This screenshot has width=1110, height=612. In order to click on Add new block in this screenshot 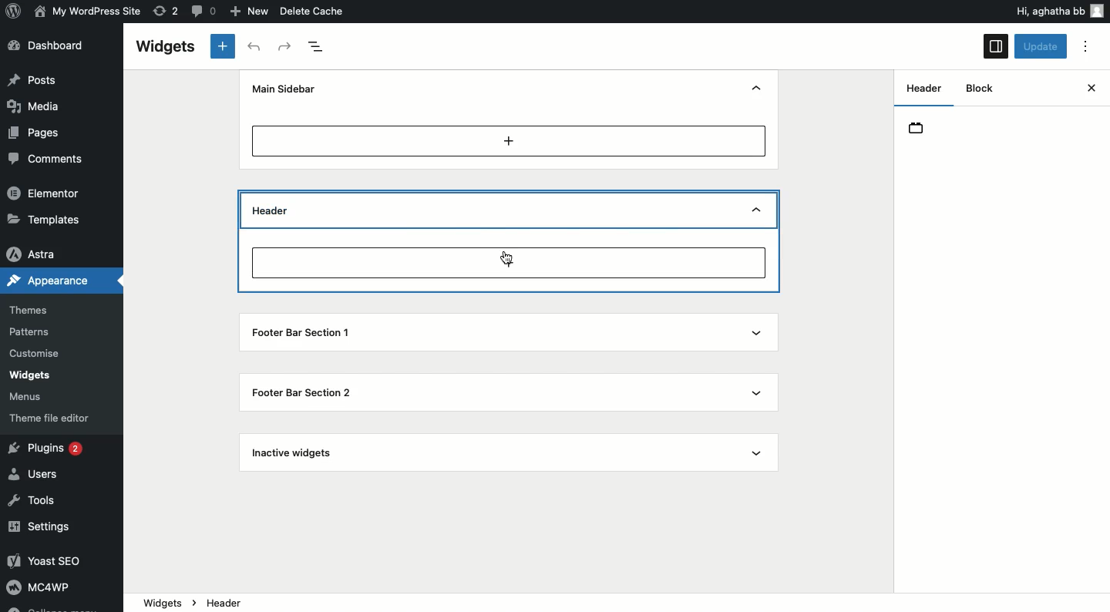, I will do `click(508, 262)`.